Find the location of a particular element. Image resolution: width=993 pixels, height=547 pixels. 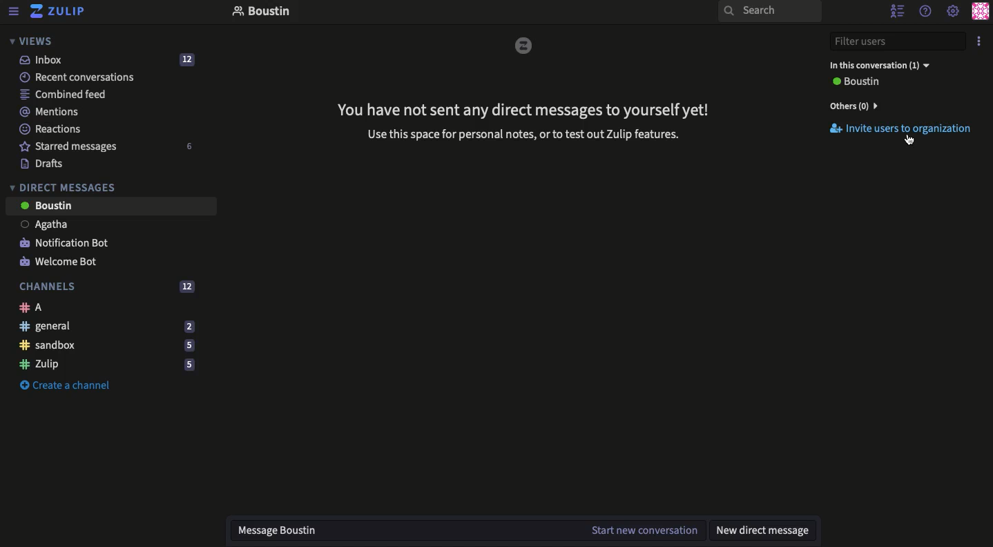

In this conversation is located at coordinates (876, 65).